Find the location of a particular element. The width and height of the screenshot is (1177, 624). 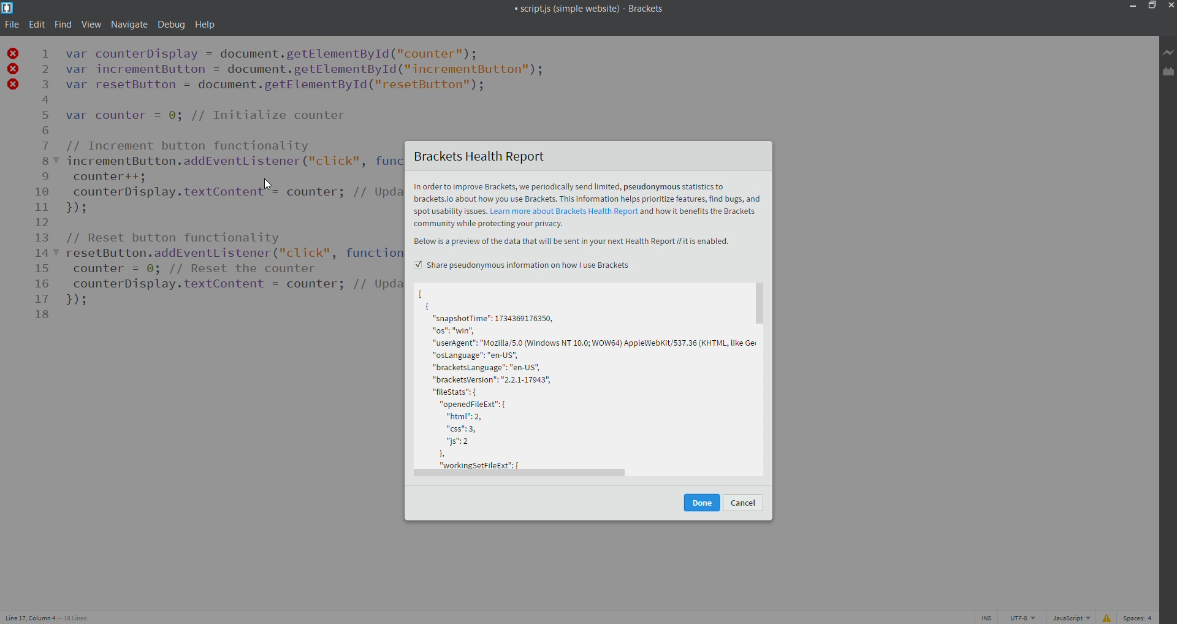

line number is located at coordinates (47, 182).